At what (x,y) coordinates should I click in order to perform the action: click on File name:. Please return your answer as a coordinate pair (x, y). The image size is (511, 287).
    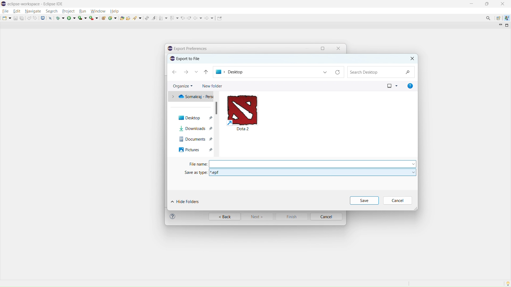
    Looking at the image, I should click on (295, 163).